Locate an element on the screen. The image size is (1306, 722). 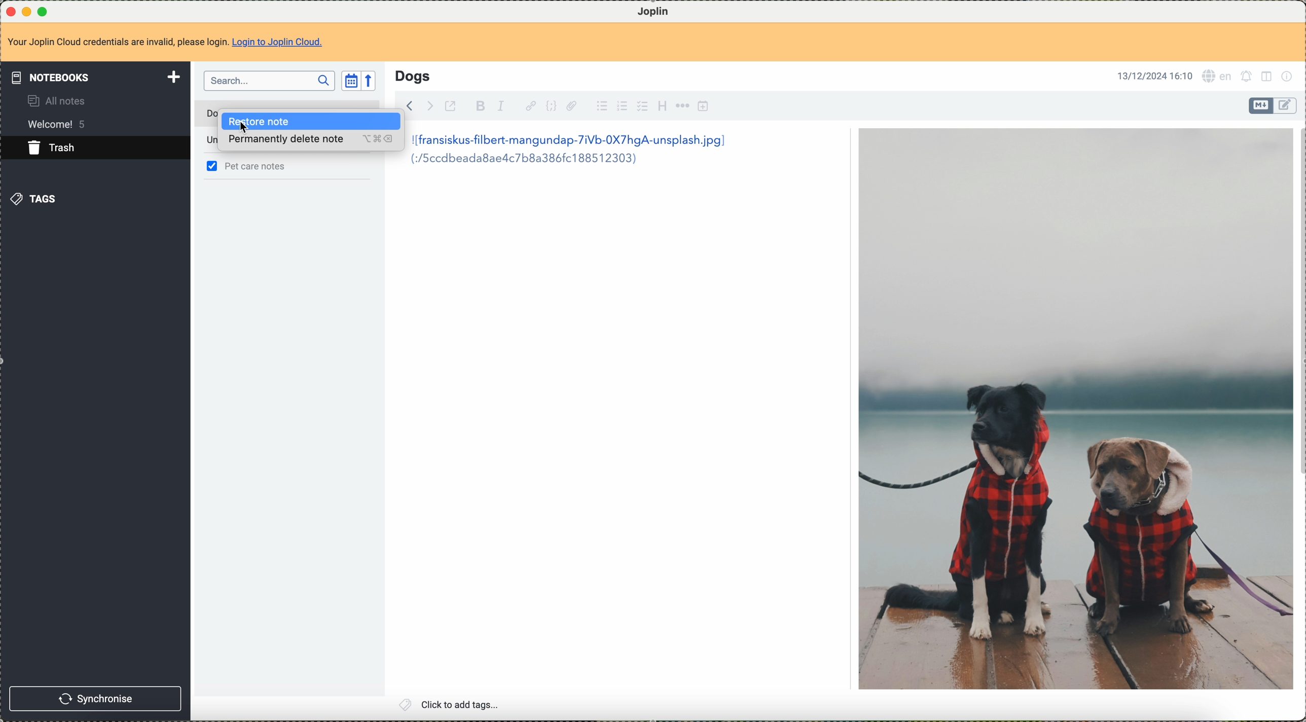
toggle sort order field is located at coordinates (348, 82).